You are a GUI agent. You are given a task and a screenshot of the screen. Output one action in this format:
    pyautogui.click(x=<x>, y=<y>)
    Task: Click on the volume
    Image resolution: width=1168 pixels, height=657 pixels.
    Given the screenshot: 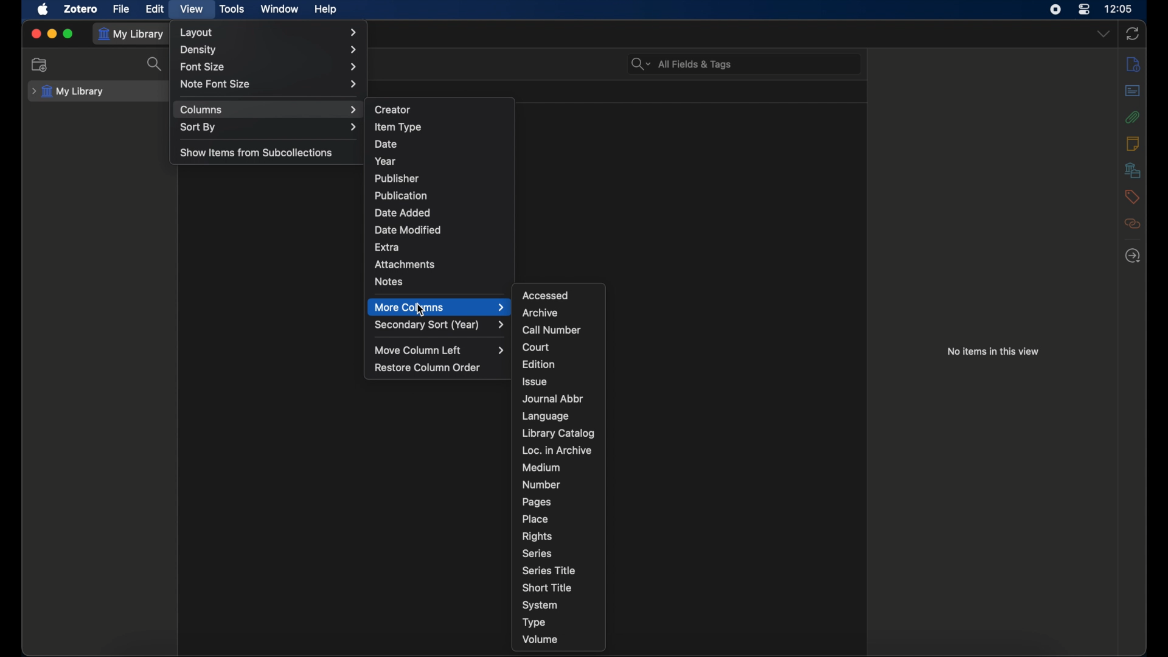 What is the action you would take?
    pyautogui.click(x=541, y=639)
    